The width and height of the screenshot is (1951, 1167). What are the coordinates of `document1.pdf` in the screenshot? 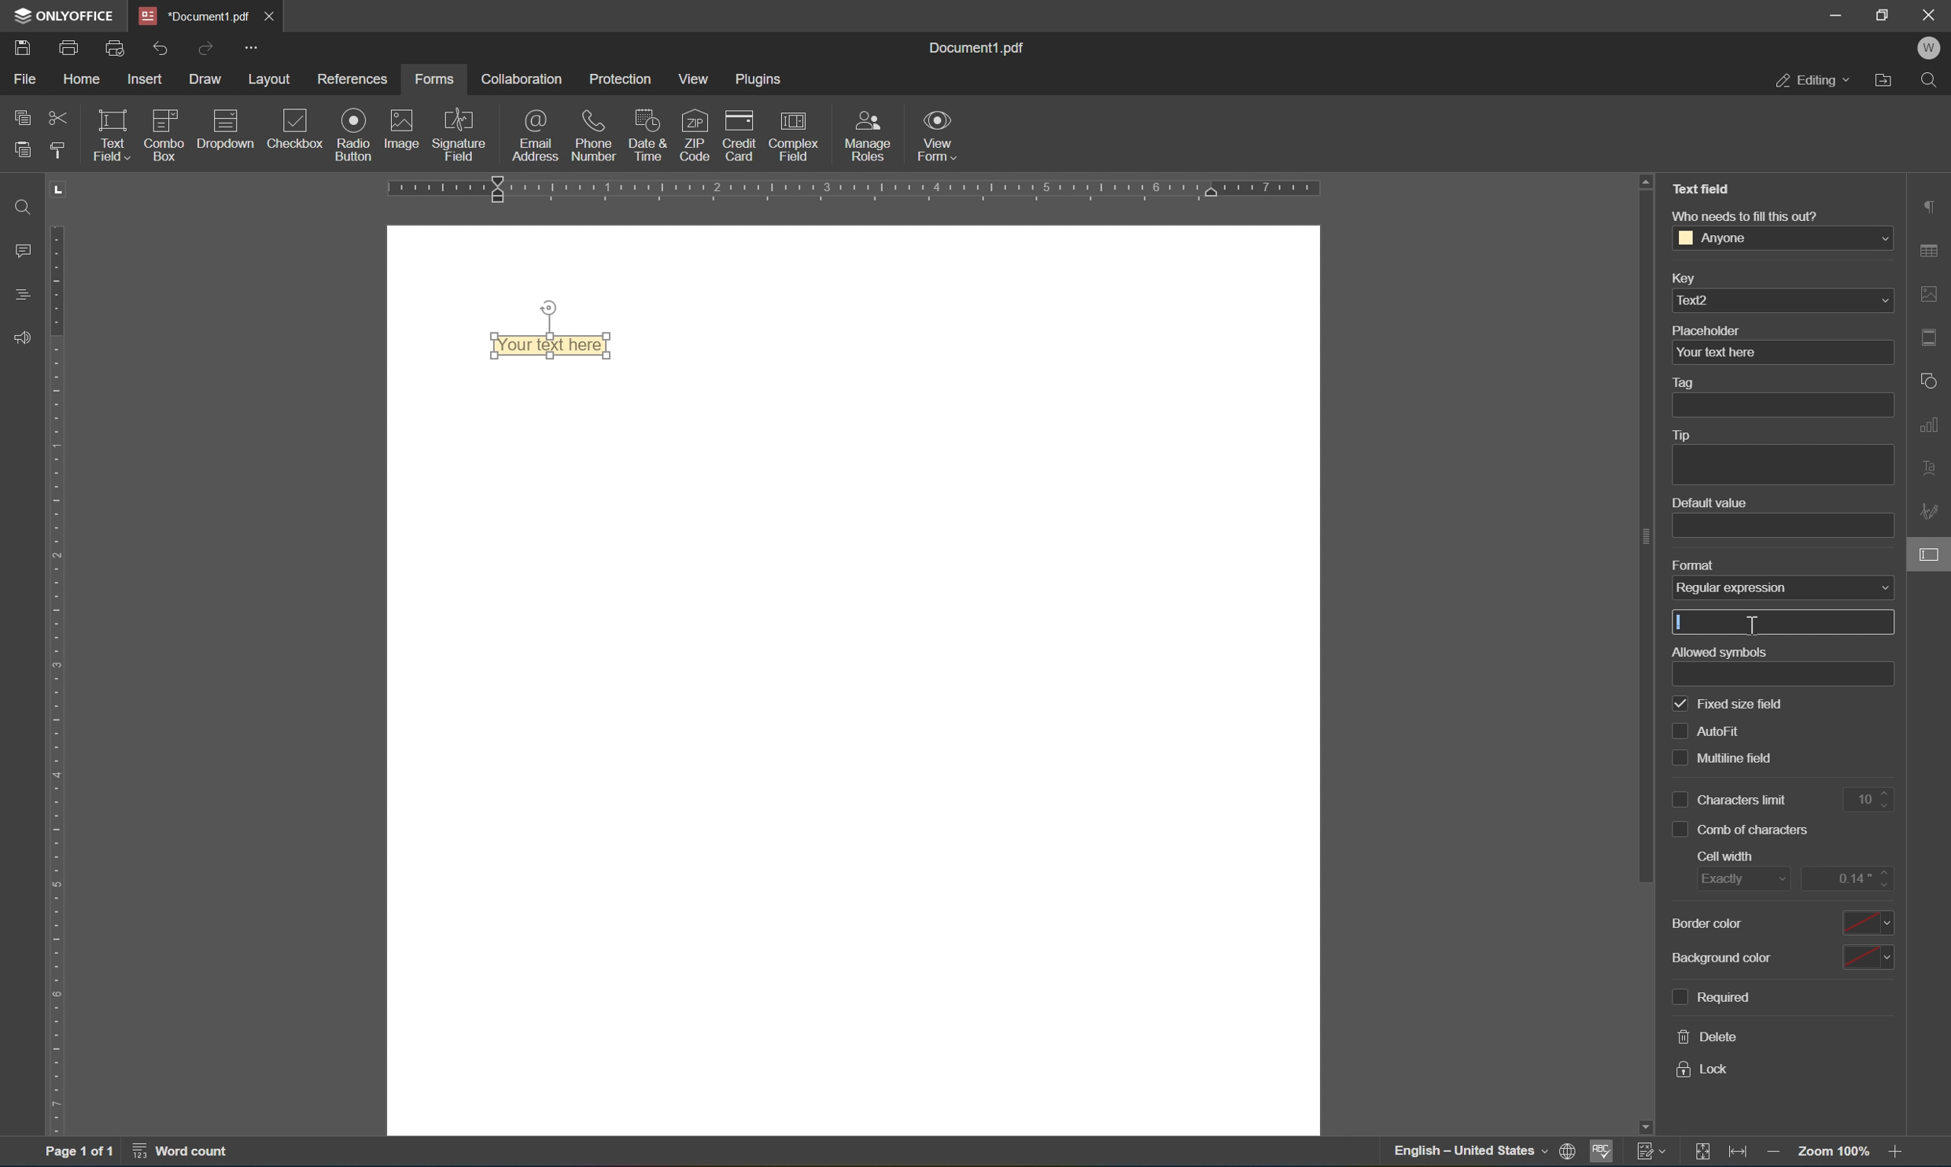 It's located at (983, 47).